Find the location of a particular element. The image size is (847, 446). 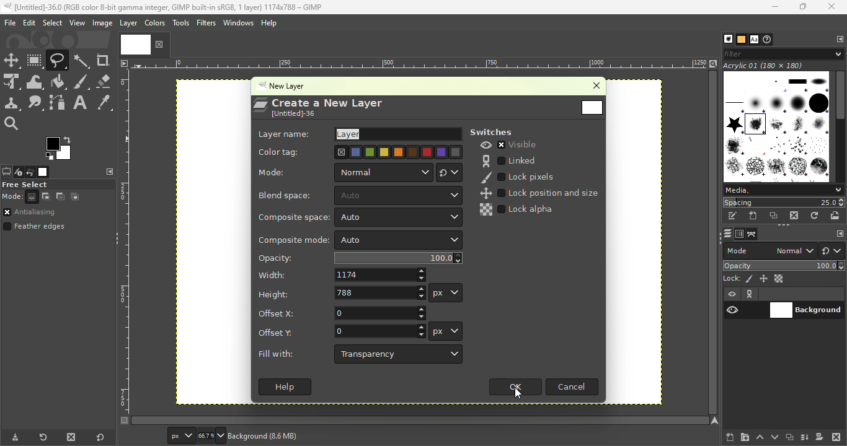

Paint is located at coordinates (59, 82).